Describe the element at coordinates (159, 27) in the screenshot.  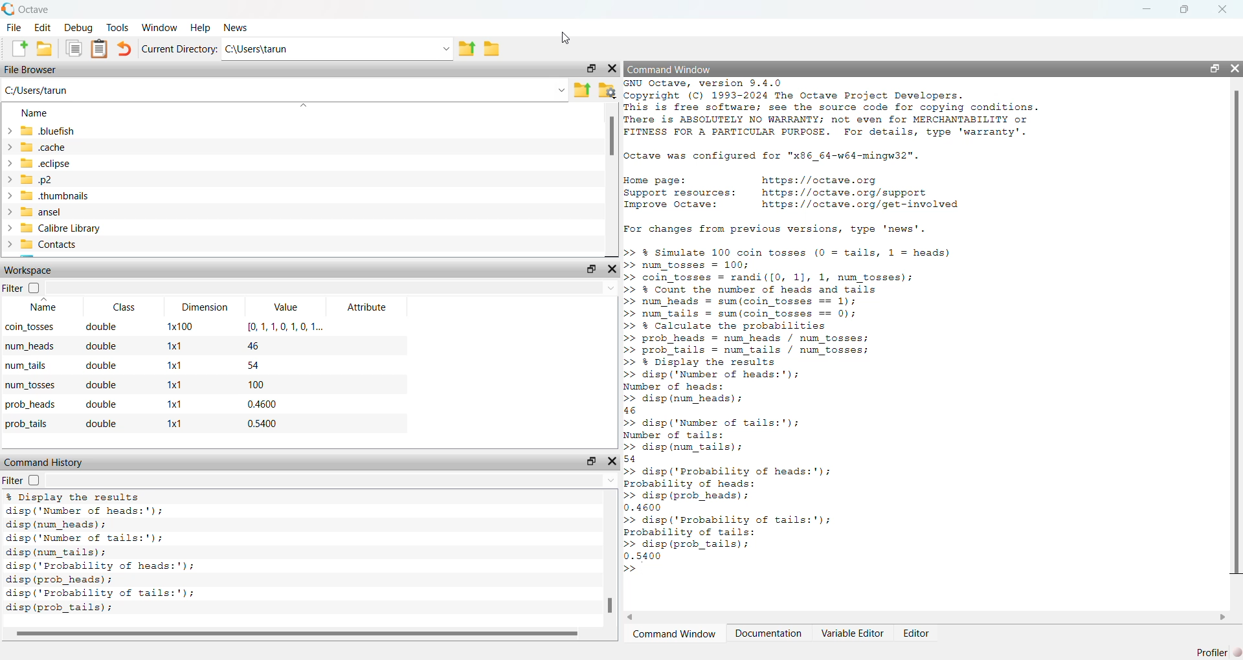
I see `Window` at that location.